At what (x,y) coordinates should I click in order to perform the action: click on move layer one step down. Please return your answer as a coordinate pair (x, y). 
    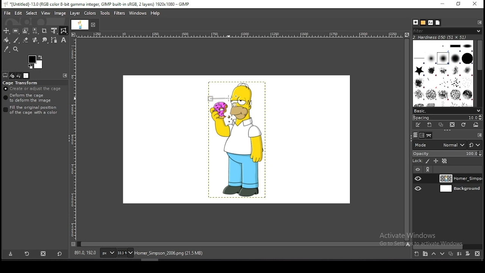
    Looking at the image, I should click on (443, 254).